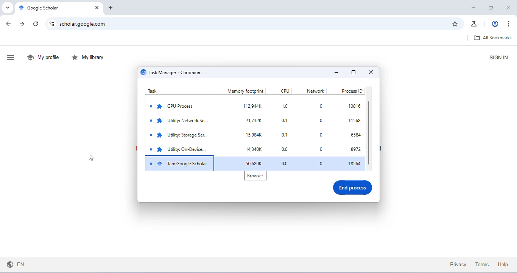  Describe the element at coordinates (351, 90) in the screenshot. I see `process ID` at that location.